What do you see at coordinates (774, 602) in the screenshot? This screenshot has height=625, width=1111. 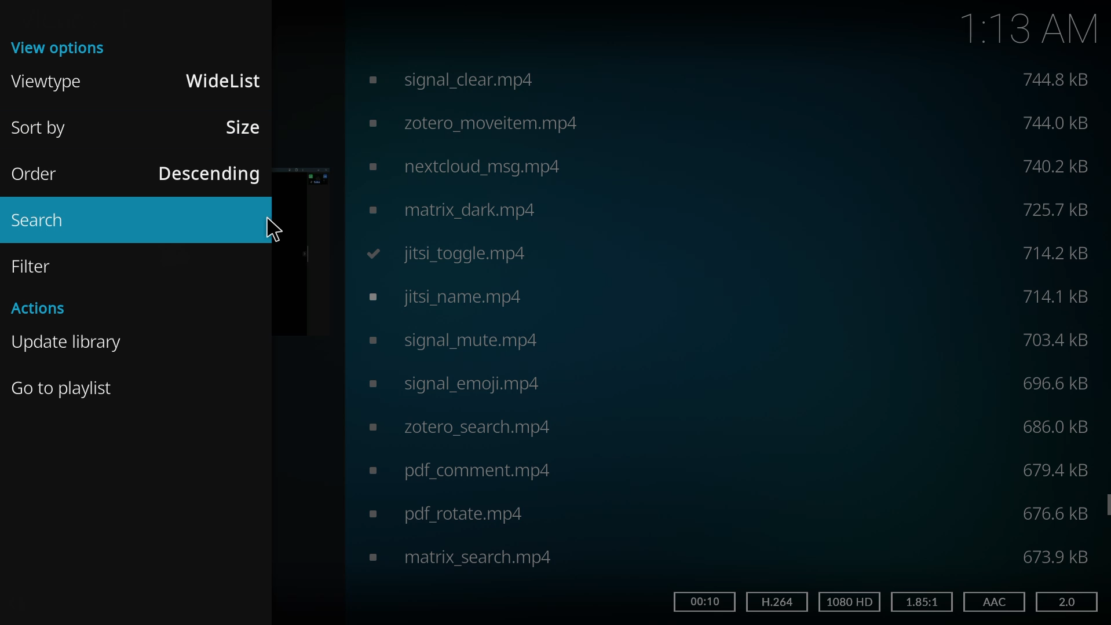 I see `h` at bounding box center [774, 602].